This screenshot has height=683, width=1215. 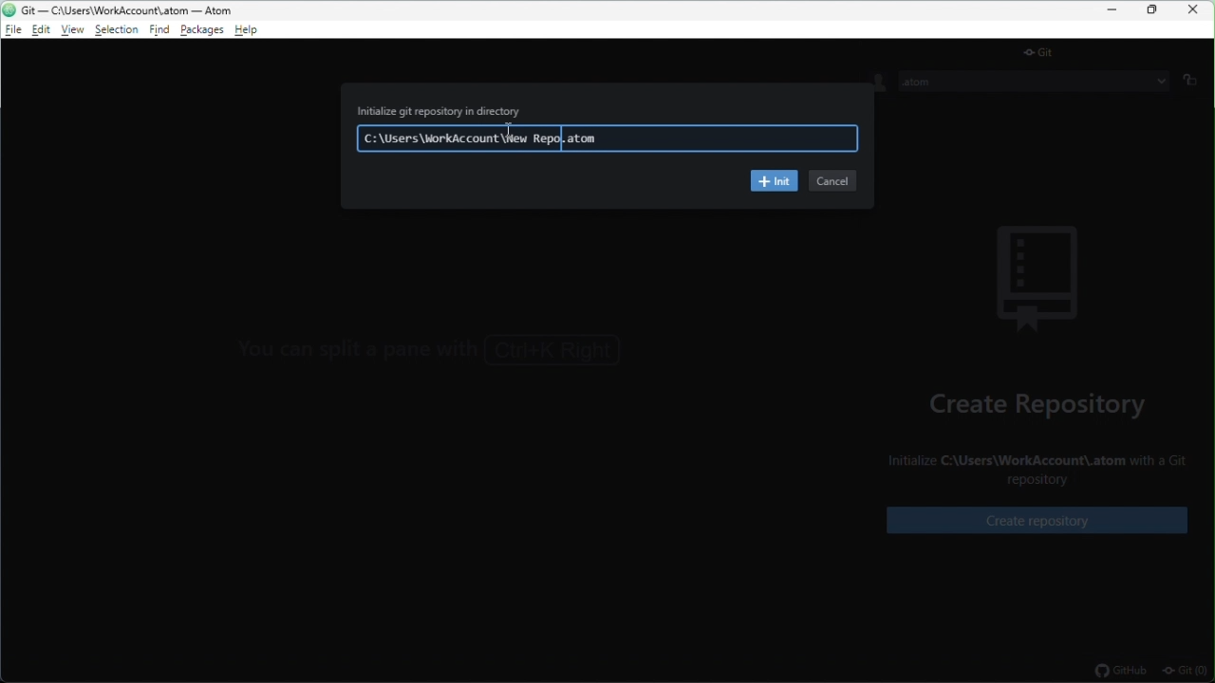 What do you see at coordinates (247, 30) in the screenshot?
I see `help` at bounding box center [247, 30].